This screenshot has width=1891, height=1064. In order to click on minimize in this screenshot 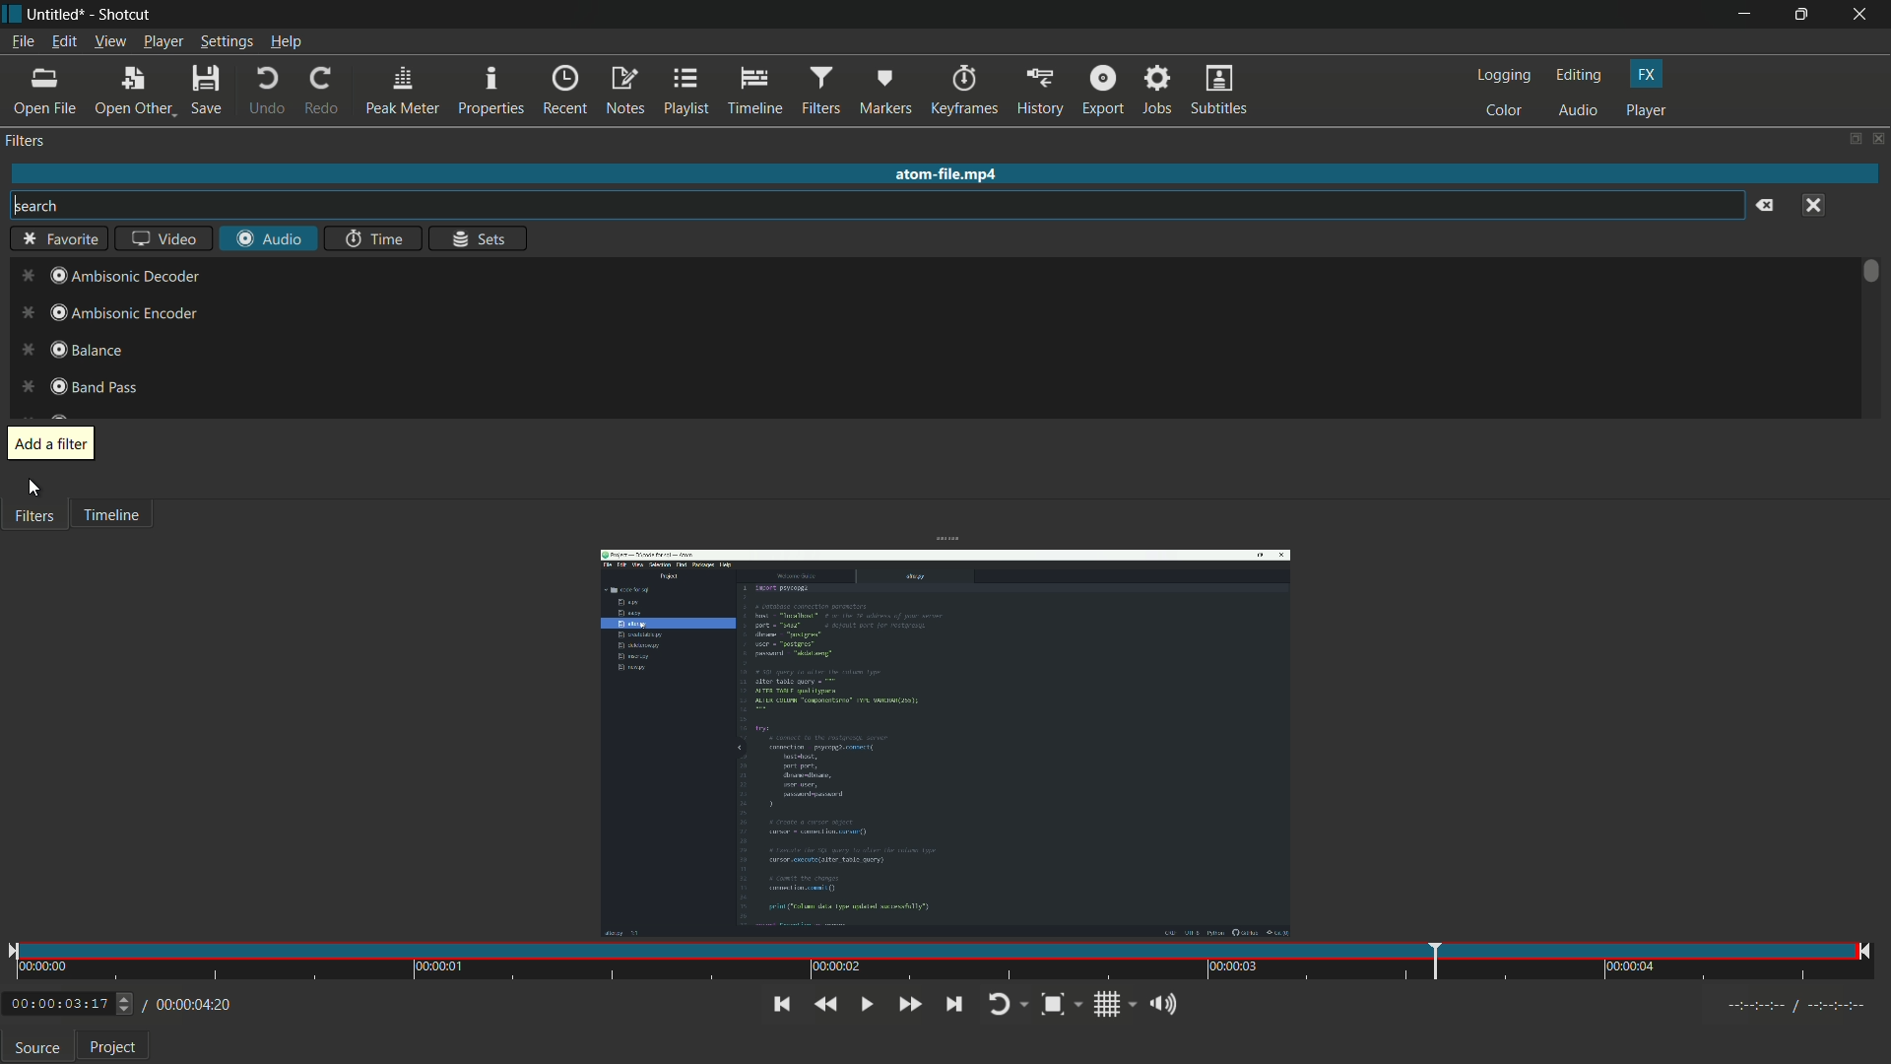, I will do `click(1744, 15)`.